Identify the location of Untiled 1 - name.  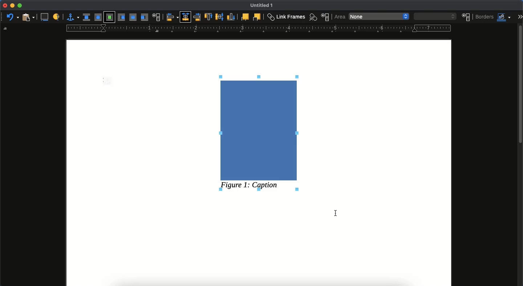
(263, 5).